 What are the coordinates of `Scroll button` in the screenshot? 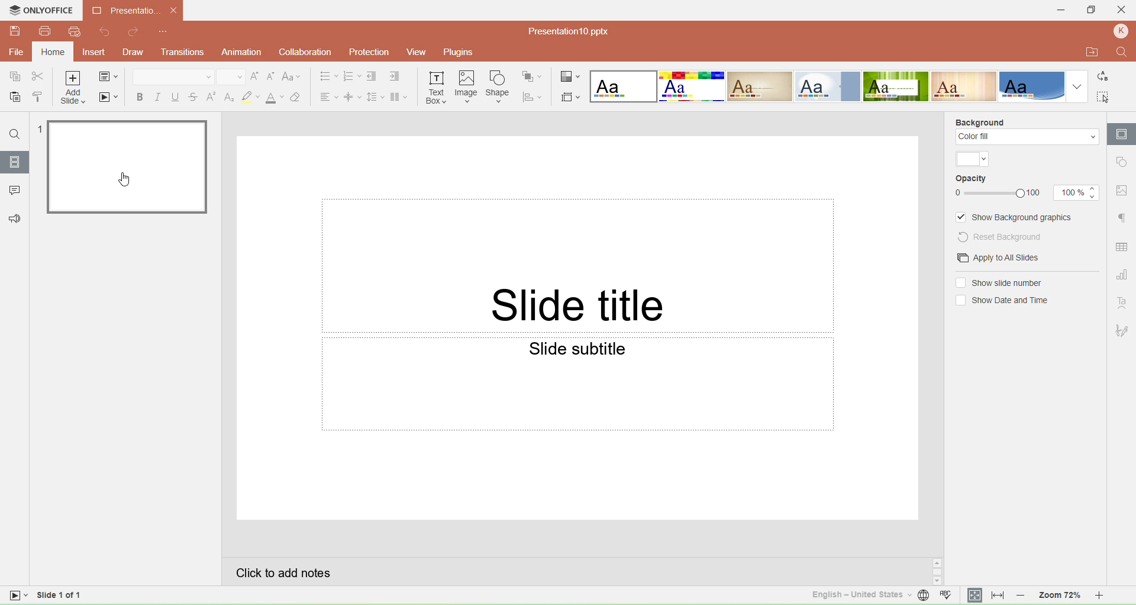 It's located at (937, 571).